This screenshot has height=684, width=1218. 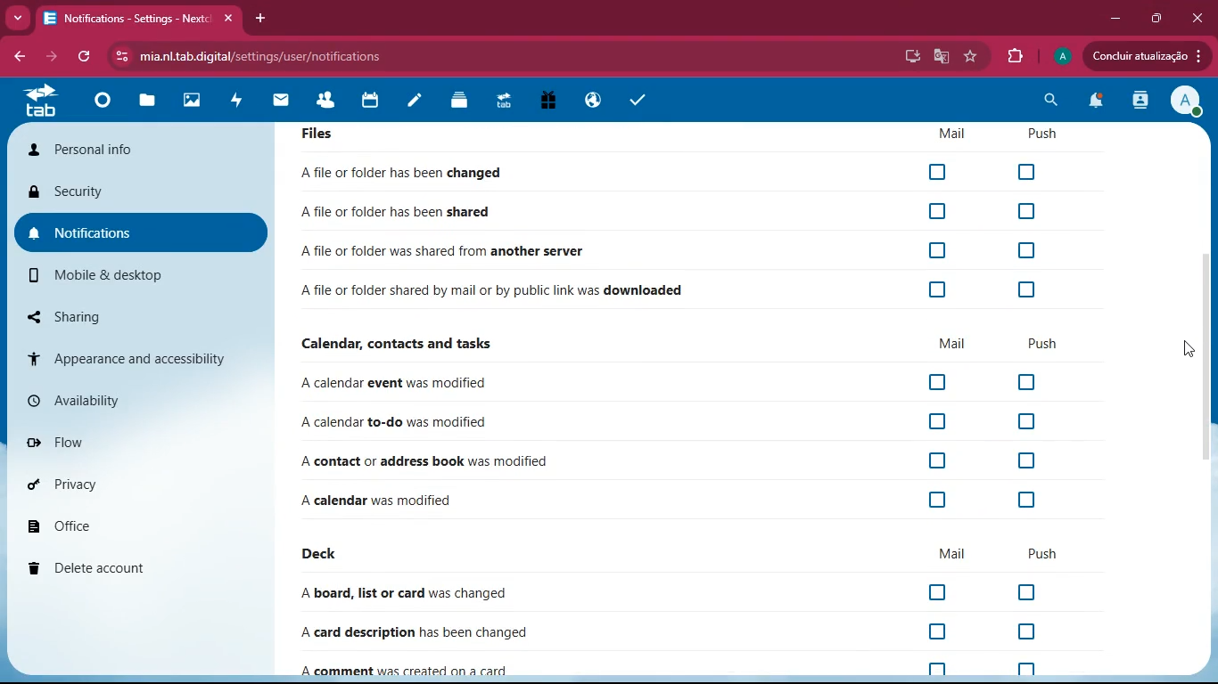 I want to click on file changed, so click(x=405, y=499).